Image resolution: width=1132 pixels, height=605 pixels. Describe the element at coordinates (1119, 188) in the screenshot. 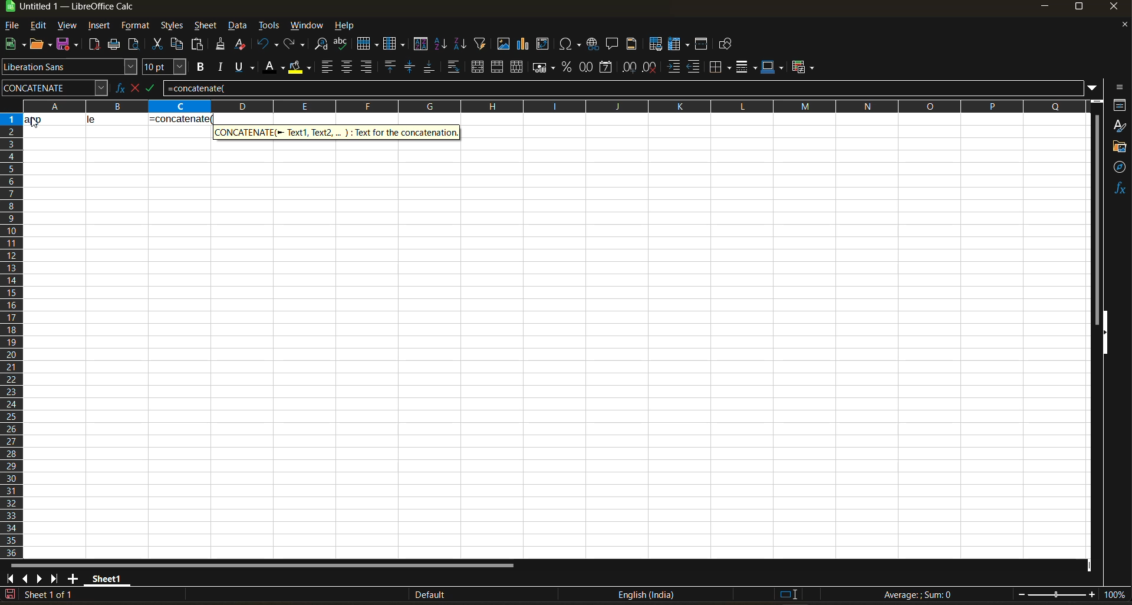

I see `functions` at that location.